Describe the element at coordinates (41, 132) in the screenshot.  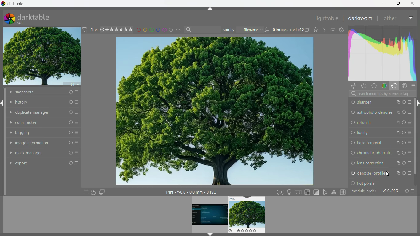
I see `tagging` at that location.